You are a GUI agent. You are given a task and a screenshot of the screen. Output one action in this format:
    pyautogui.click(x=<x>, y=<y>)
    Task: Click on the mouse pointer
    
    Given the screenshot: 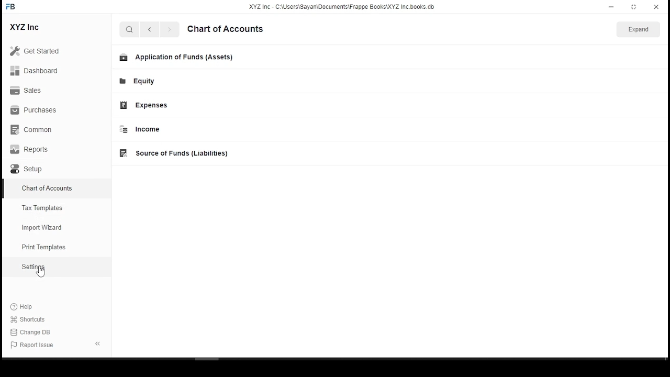 What is the action you would take?
    pyautogui.click(x=39, y=272)
    